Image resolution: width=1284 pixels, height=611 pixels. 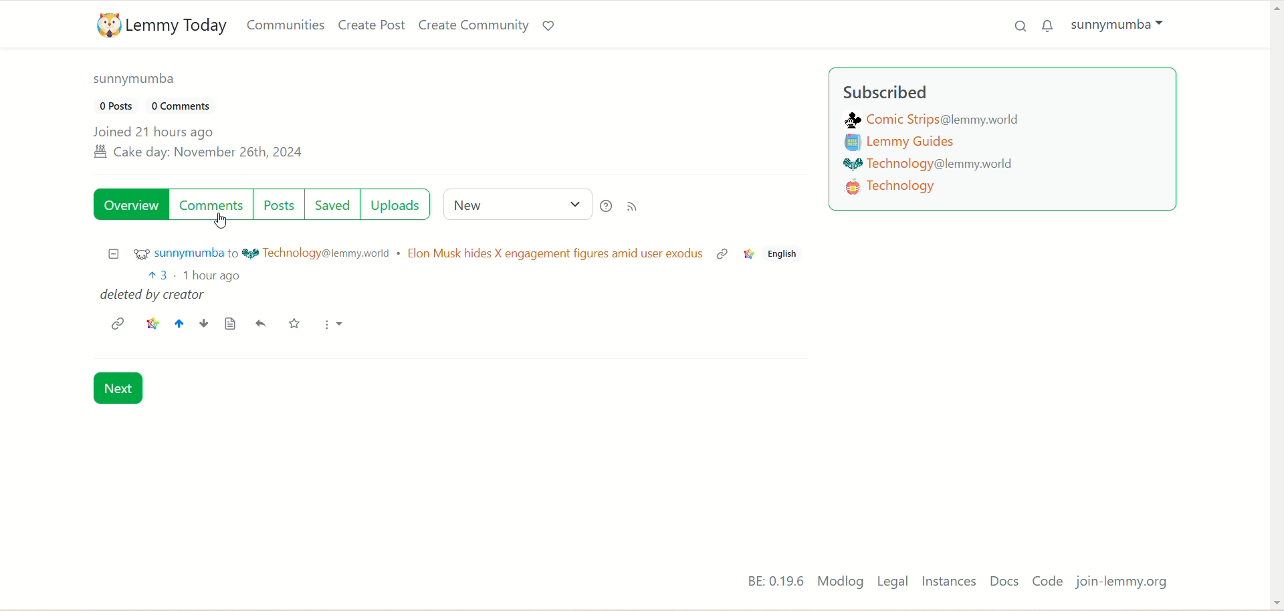 I want to click on list of communities, so click(x=940, y=161).